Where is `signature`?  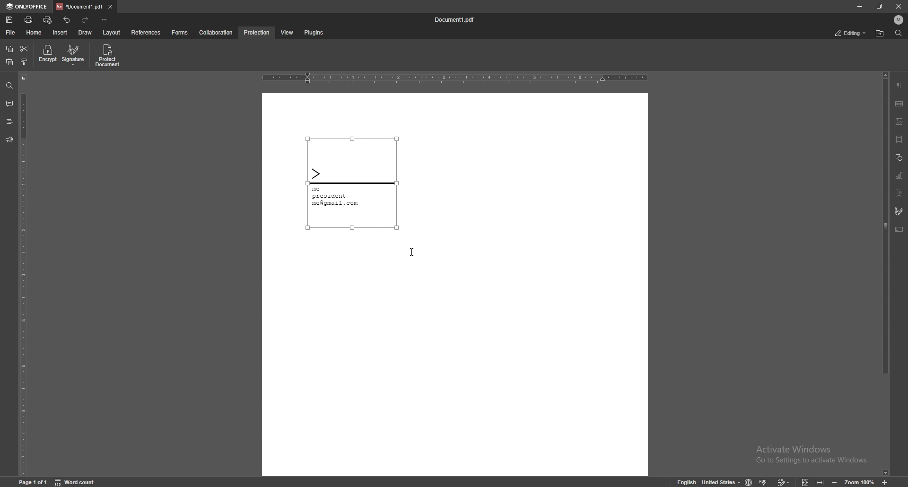
signature is located at coordinates (352, 183).